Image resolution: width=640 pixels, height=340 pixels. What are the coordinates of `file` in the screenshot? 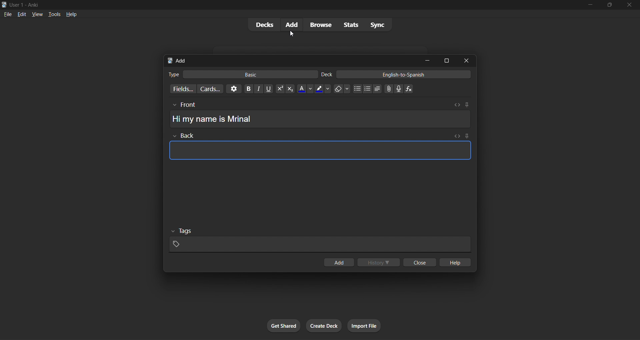 It's located at (7, 13).